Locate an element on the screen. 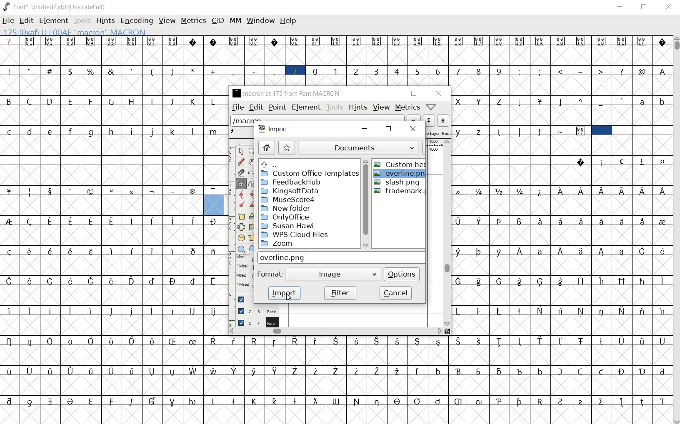 The height and width of the screenshot is (424, 680). foreground layer is located at coordinates (258, 322).